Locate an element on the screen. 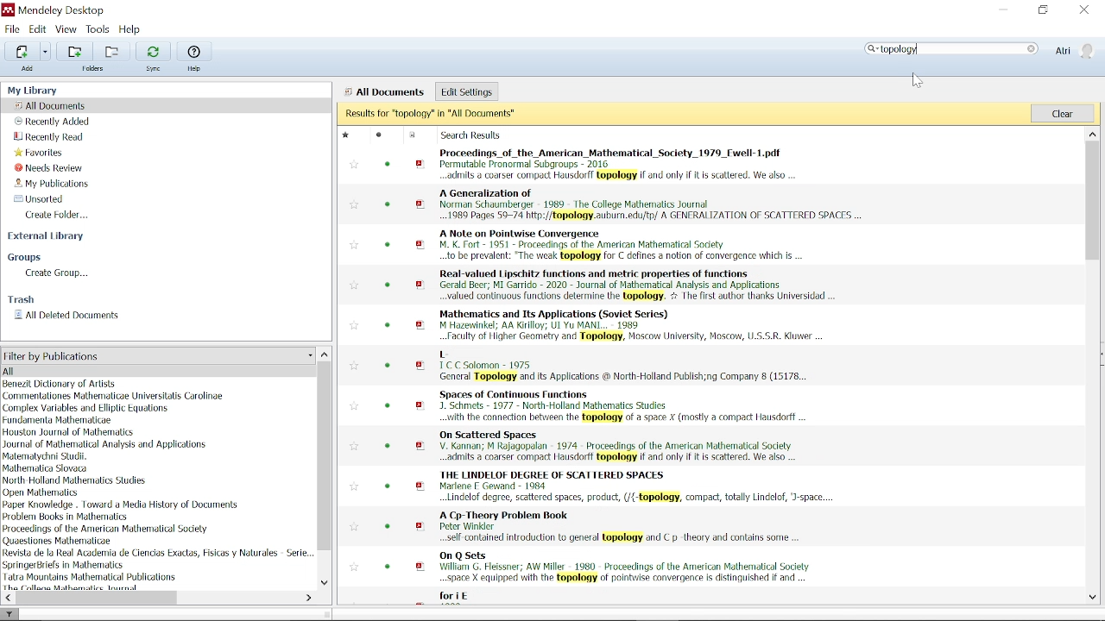 The height and width of the screenshot is (621, 1105). Clear is located at coordinates (1062, 112).